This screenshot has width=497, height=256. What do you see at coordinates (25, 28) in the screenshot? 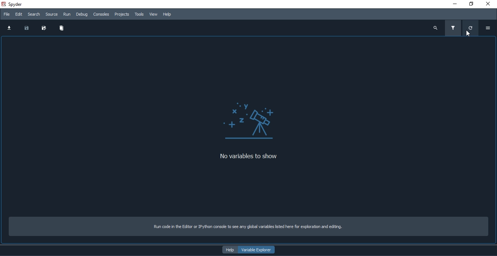
I see `save` at bounding box center [25, 28].